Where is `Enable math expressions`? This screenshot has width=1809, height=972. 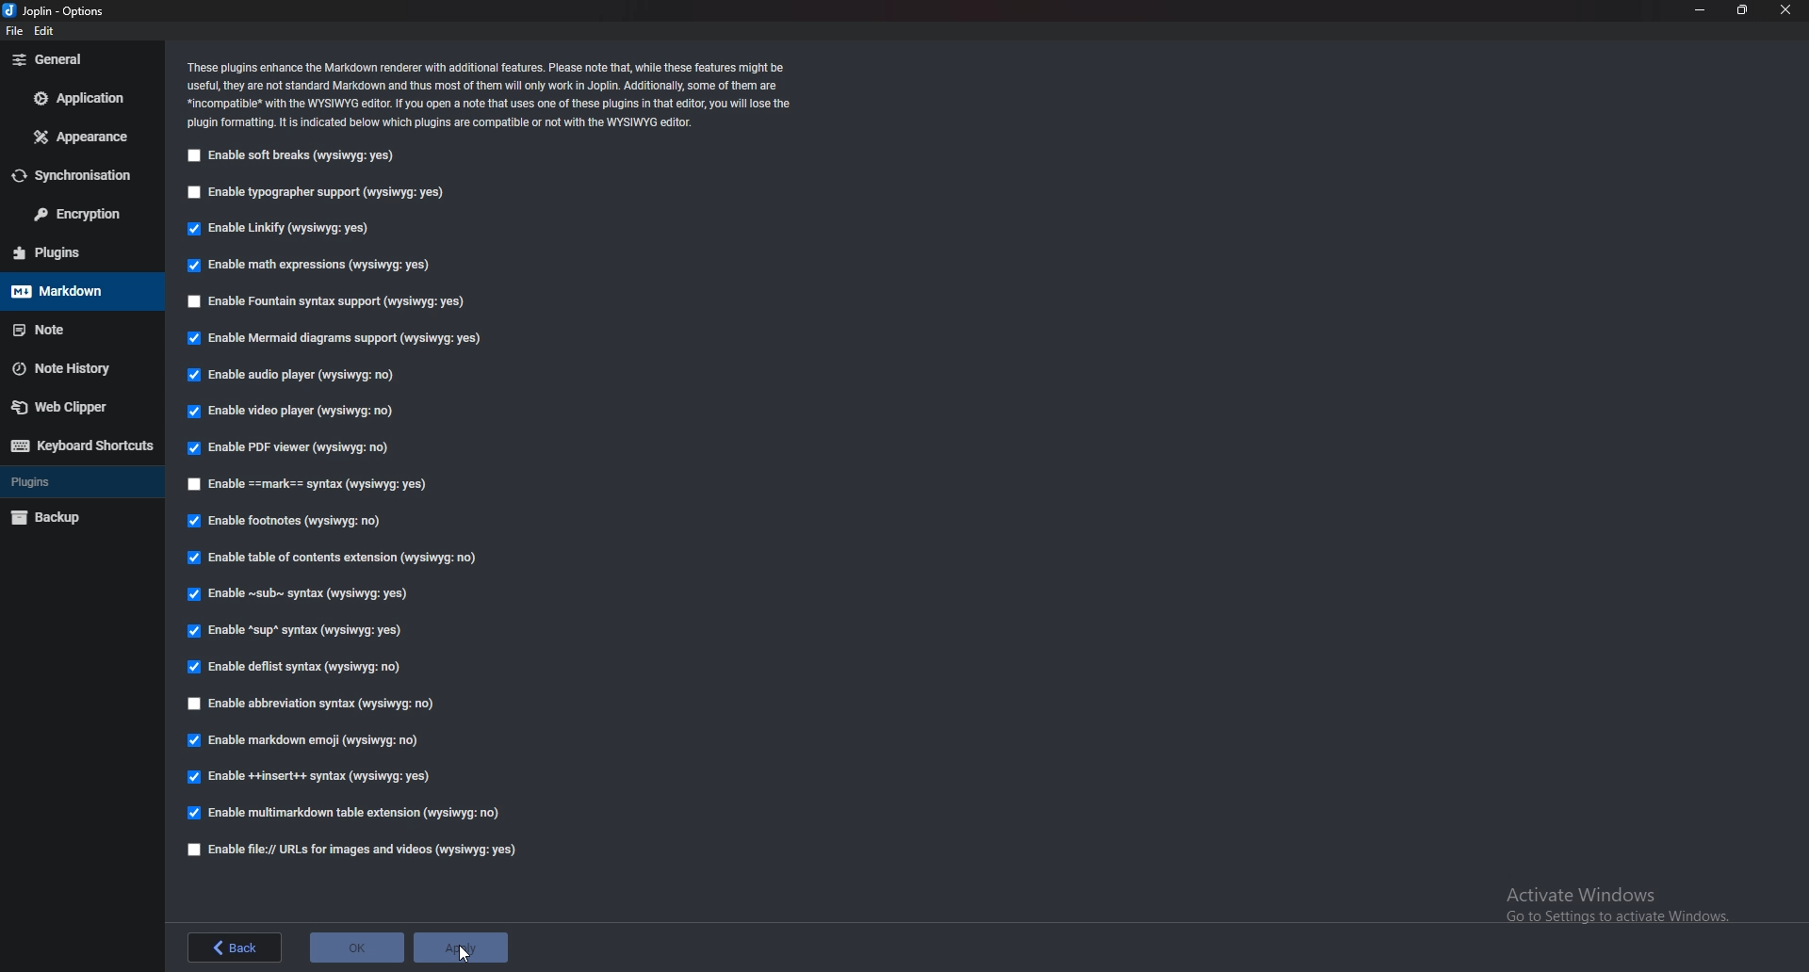
Enable math expressions is located at coordinates (320, 267).